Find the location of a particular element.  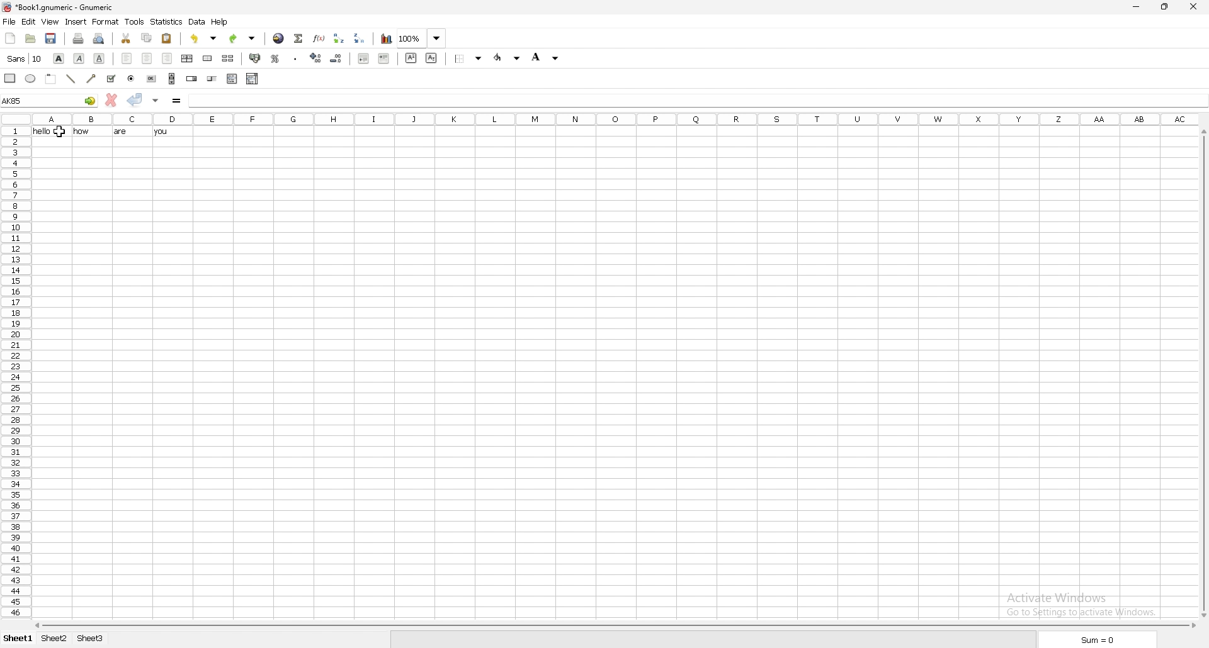

undo is located at coordinates (205, 38).